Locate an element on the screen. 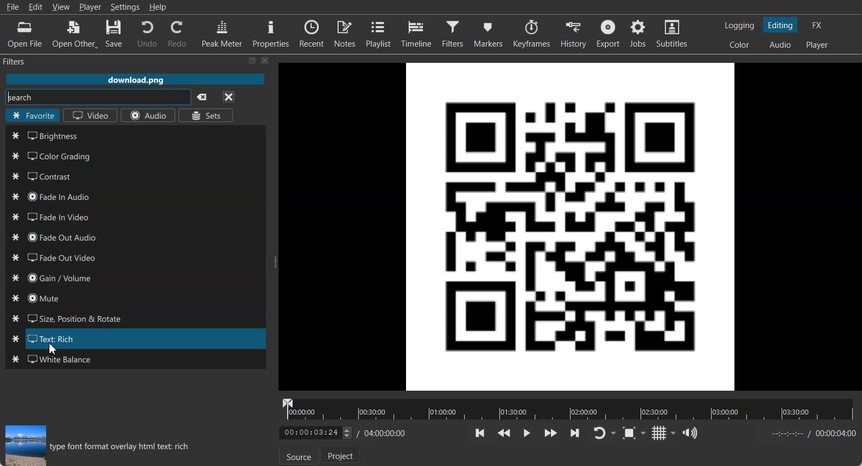 This screenshot has width=862, height=466. Markers is located at coordinates (489, 33).